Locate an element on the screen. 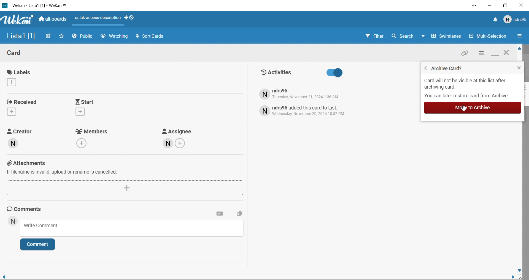 This screenshot has width=529, height=280. Start is located at coordinates (89, 107).